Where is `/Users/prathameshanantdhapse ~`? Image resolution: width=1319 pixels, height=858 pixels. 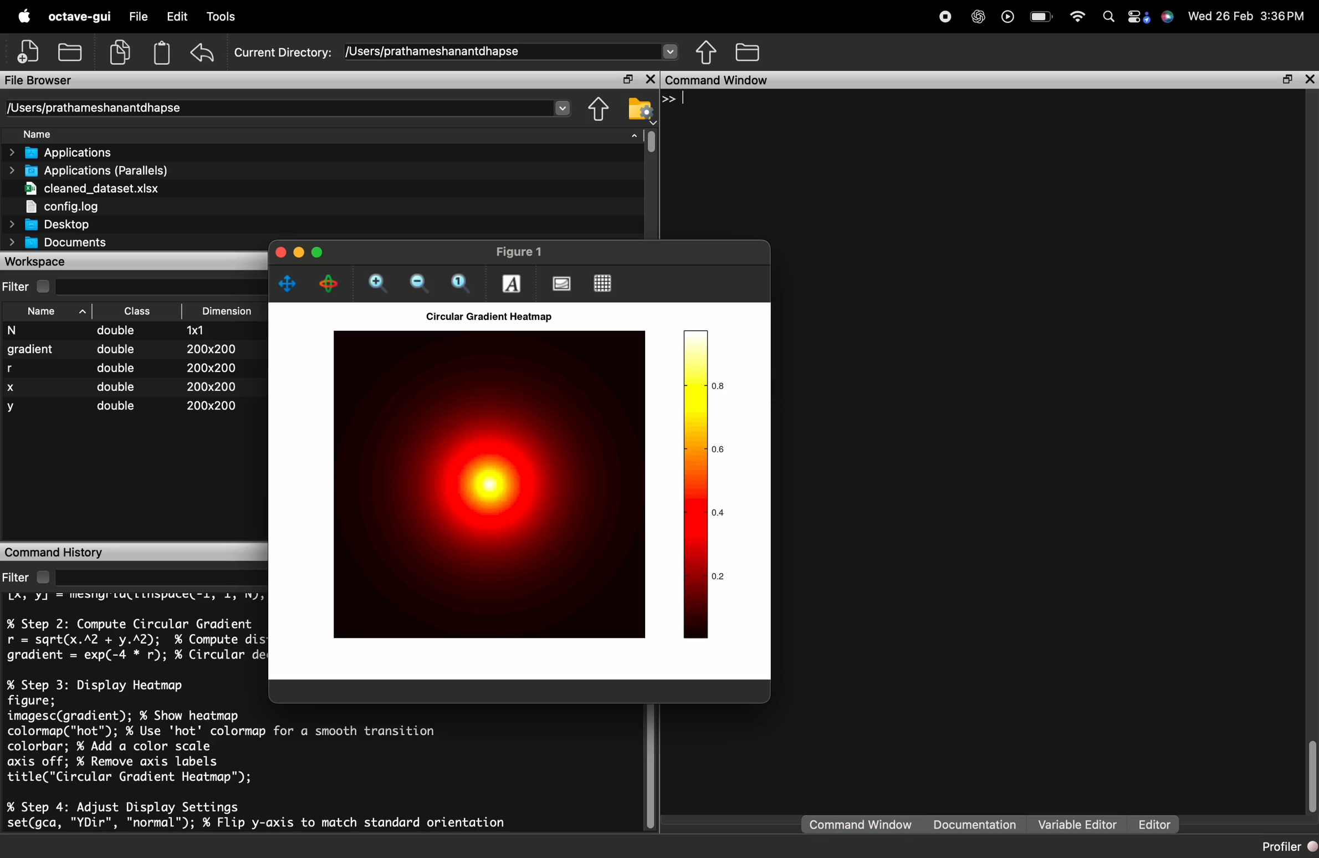 /Users/prathameshanantdhapse ~ is located at coordinates (509, 52).